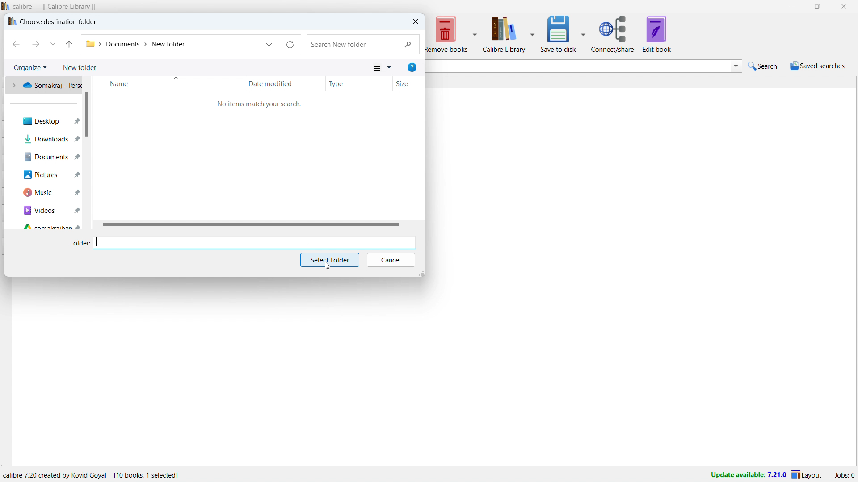  Describe the element at coordinates (255, 242) in the screenshot. I see `enter file name` at that location.